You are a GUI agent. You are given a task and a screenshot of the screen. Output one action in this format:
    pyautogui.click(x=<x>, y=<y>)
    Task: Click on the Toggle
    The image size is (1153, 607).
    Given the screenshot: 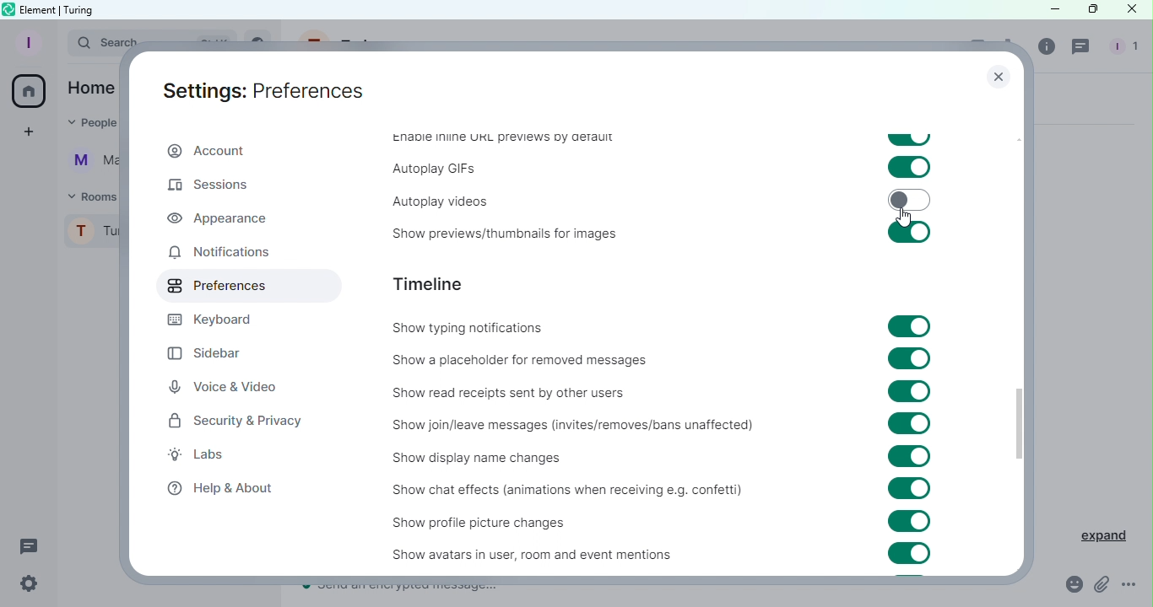 What is the action you would take?
    pyautogui.click(x=907, y=392)
    